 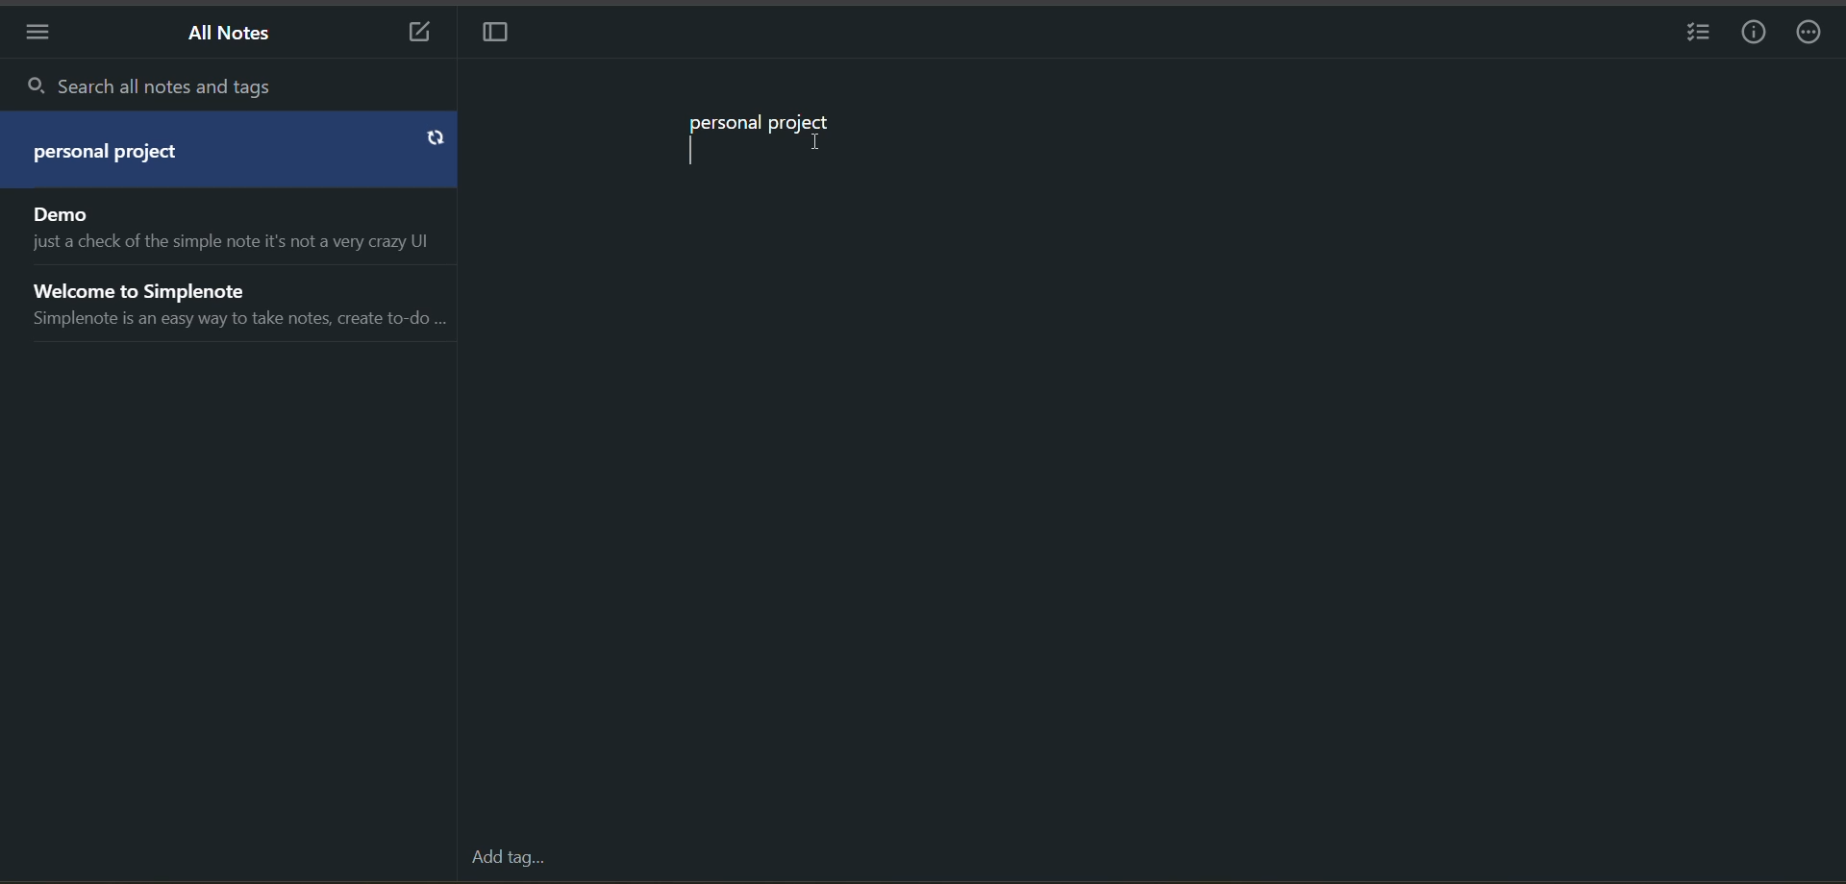 What do you see at coordinates (410, 34) in the screenshot?
I see `new note` at bounding box center [410, 34].